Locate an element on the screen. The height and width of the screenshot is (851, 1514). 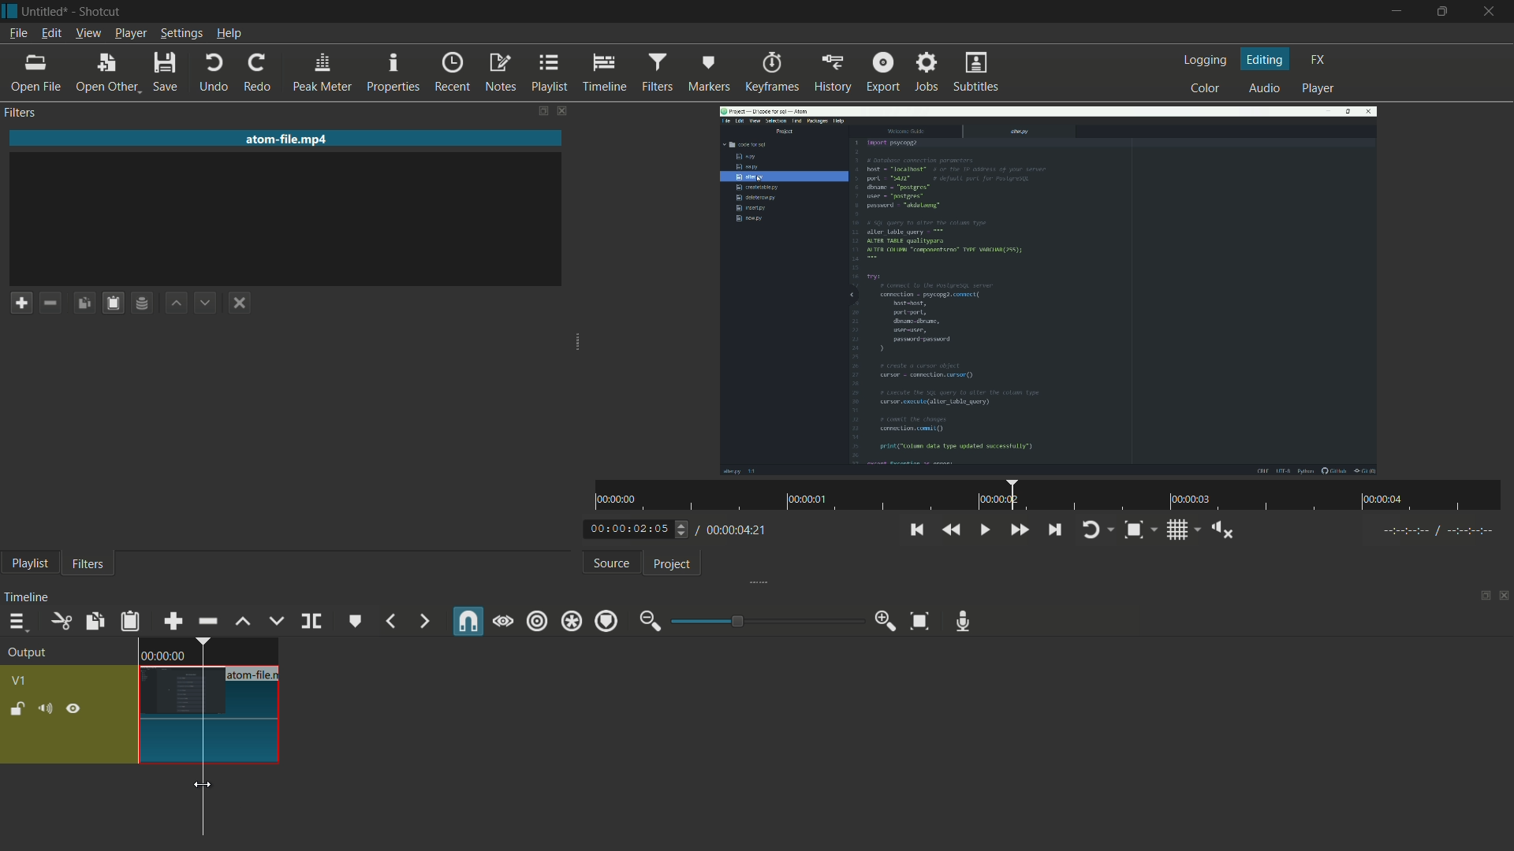
copy is located at coordinates (94, 621).